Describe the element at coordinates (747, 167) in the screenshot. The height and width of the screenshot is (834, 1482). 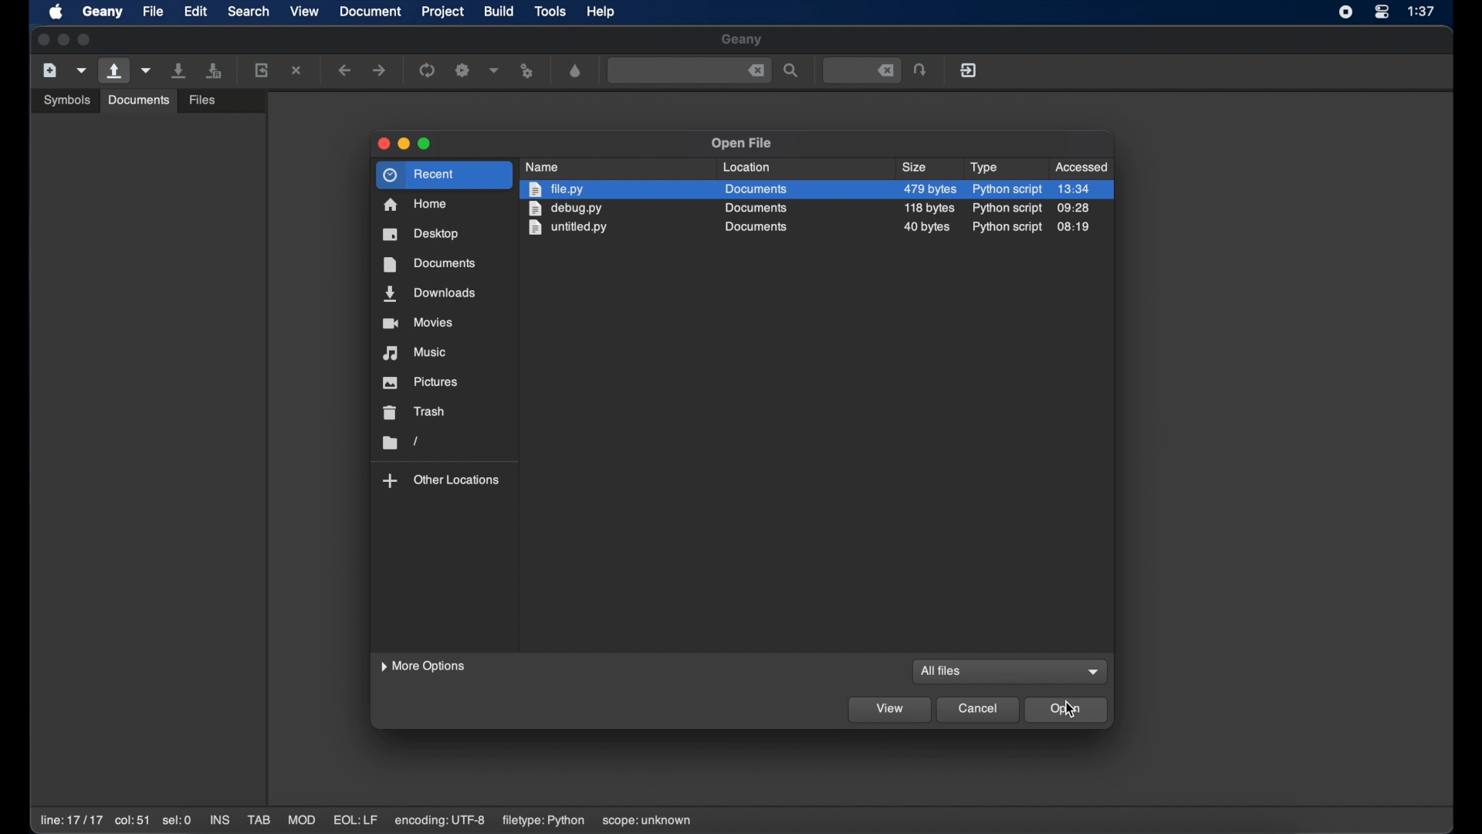
I see `location` at that location.